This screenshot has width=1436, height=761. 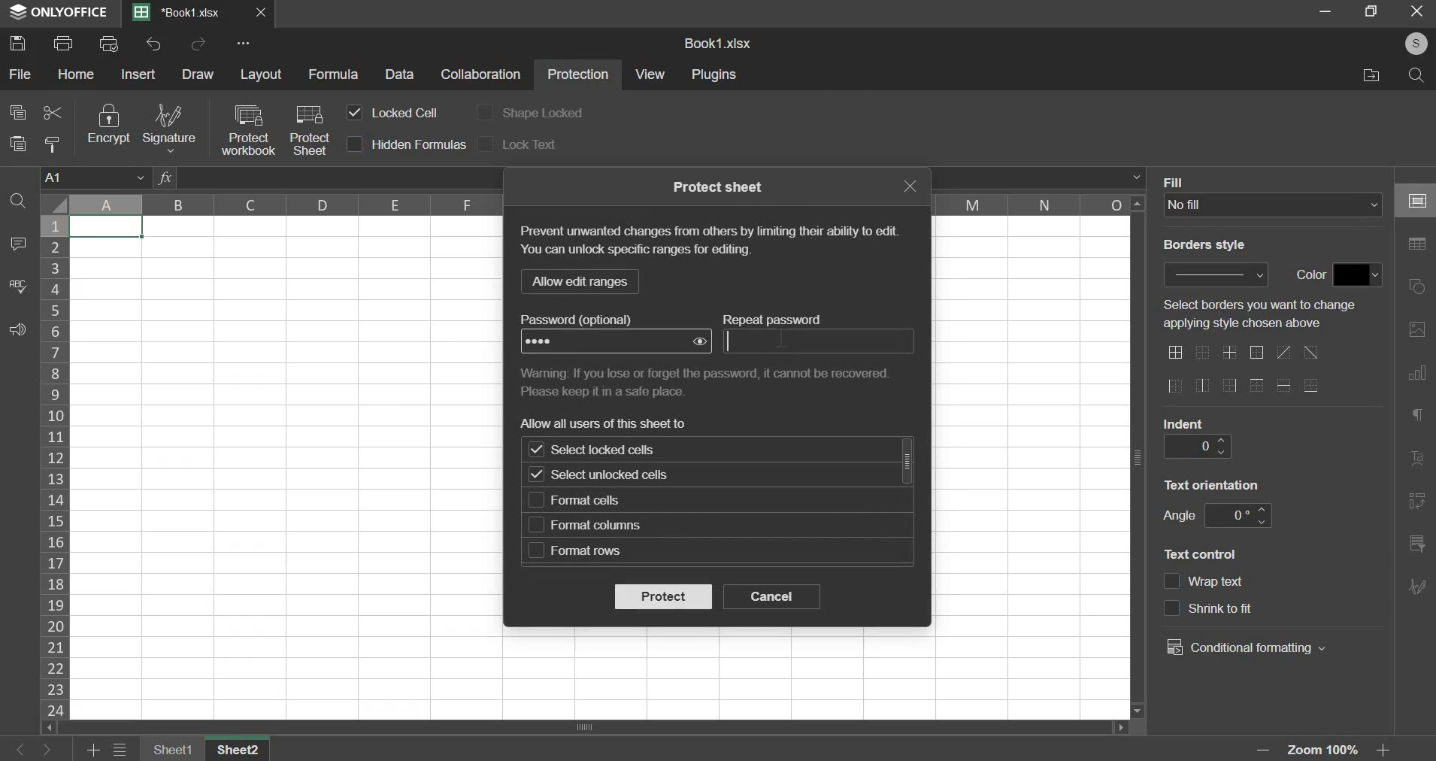 I want to click on shape locked, so click(x=543, y=114).